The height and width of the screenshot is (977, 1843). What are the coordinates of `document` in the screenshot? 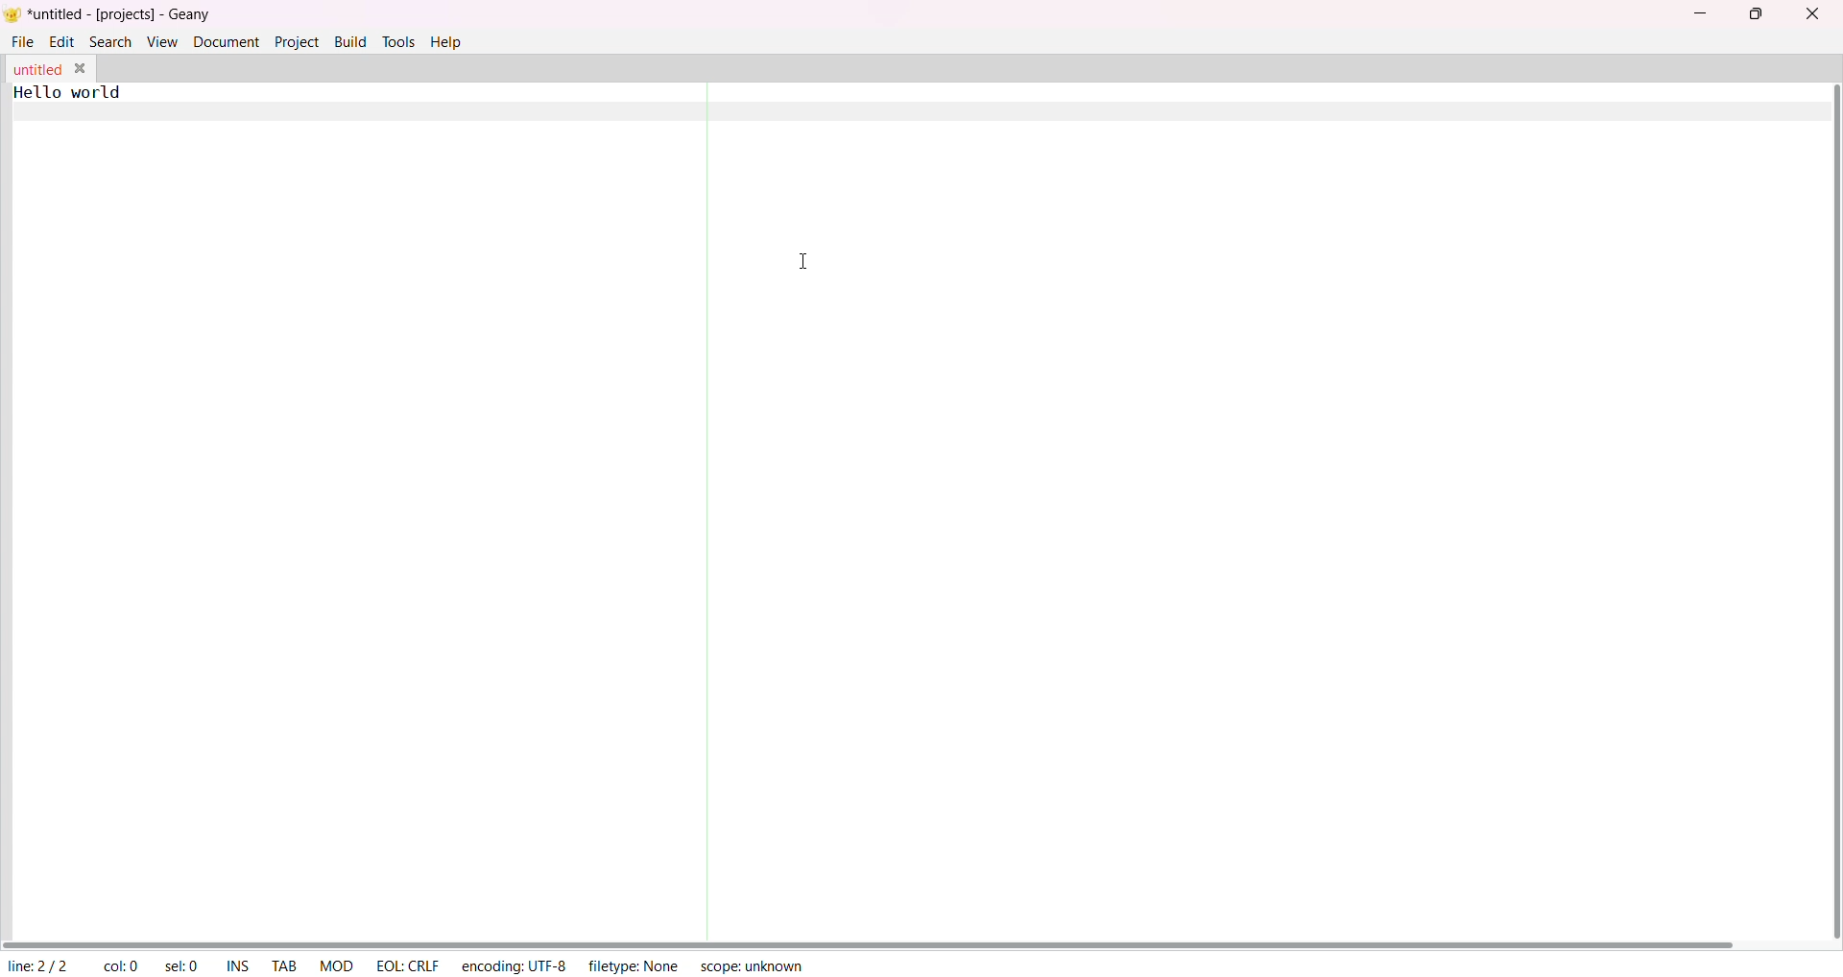 It's located at (227, 40).